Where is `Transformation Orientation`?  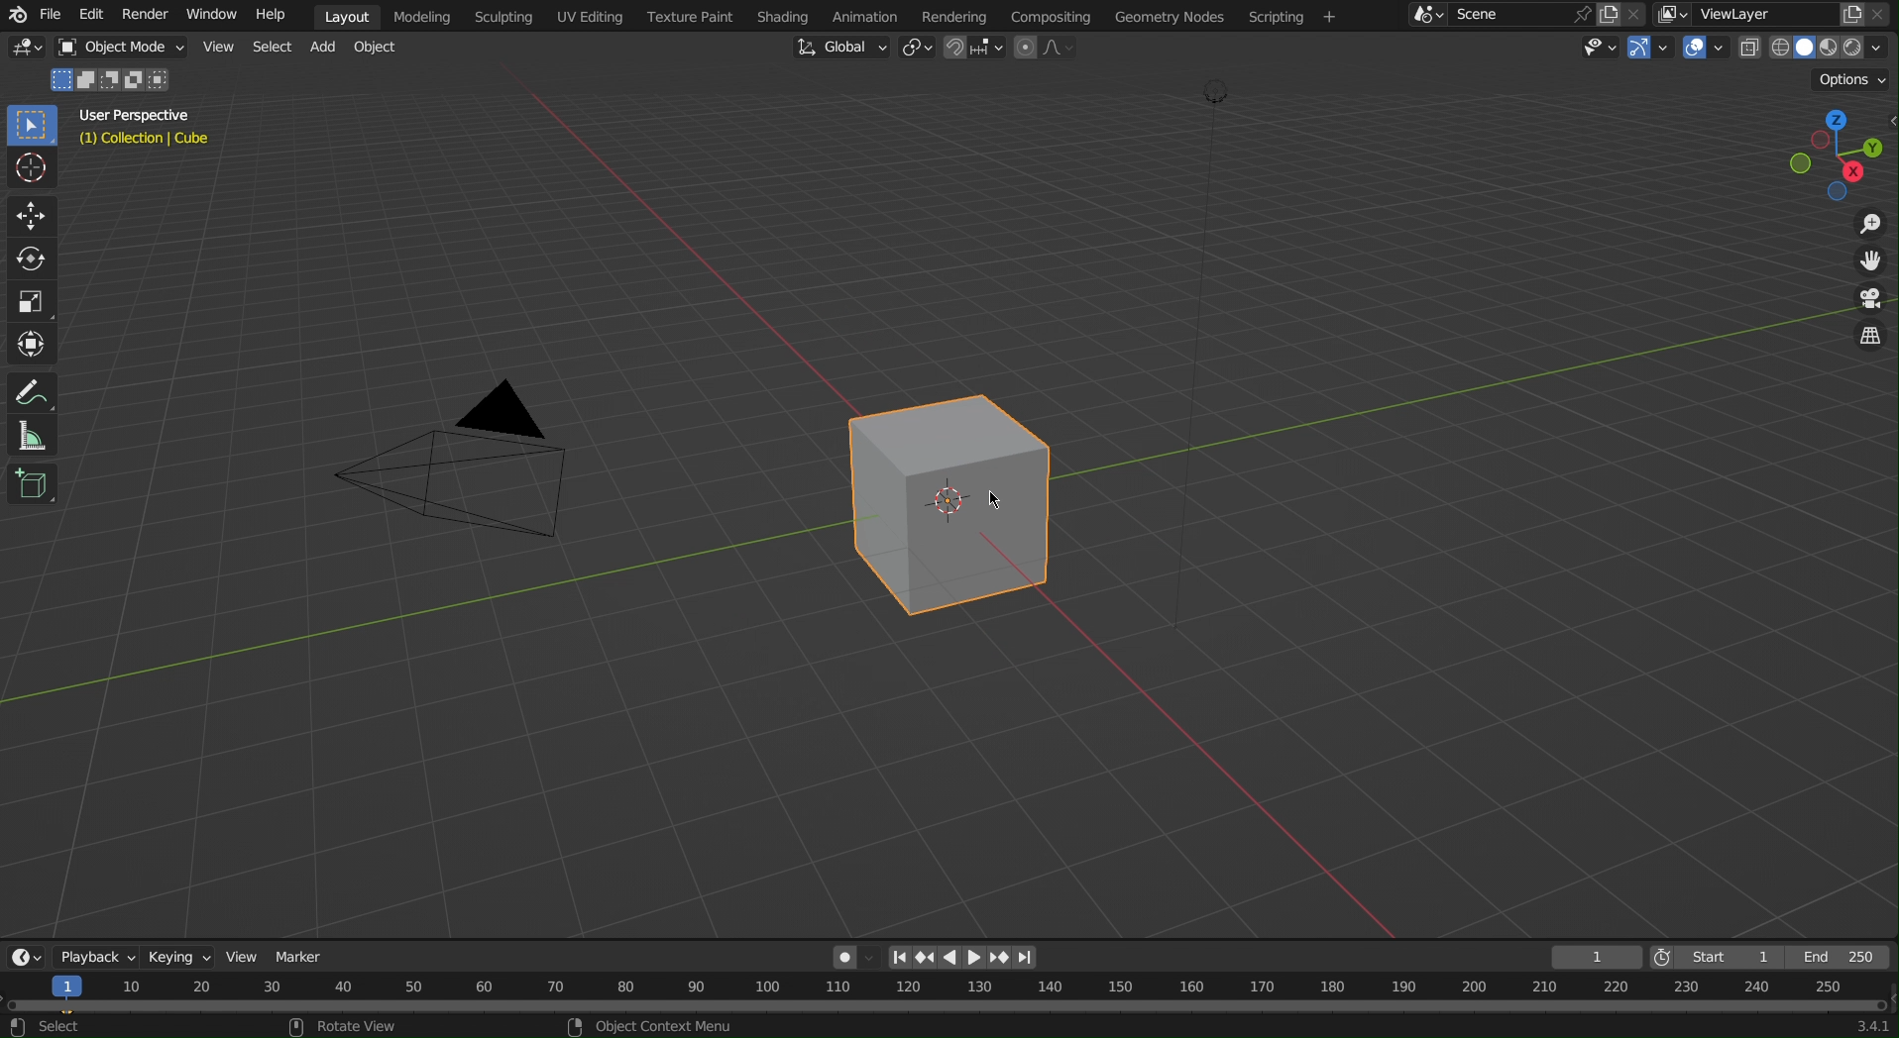 Transformation Orientation is located at coordinates (840, 52).